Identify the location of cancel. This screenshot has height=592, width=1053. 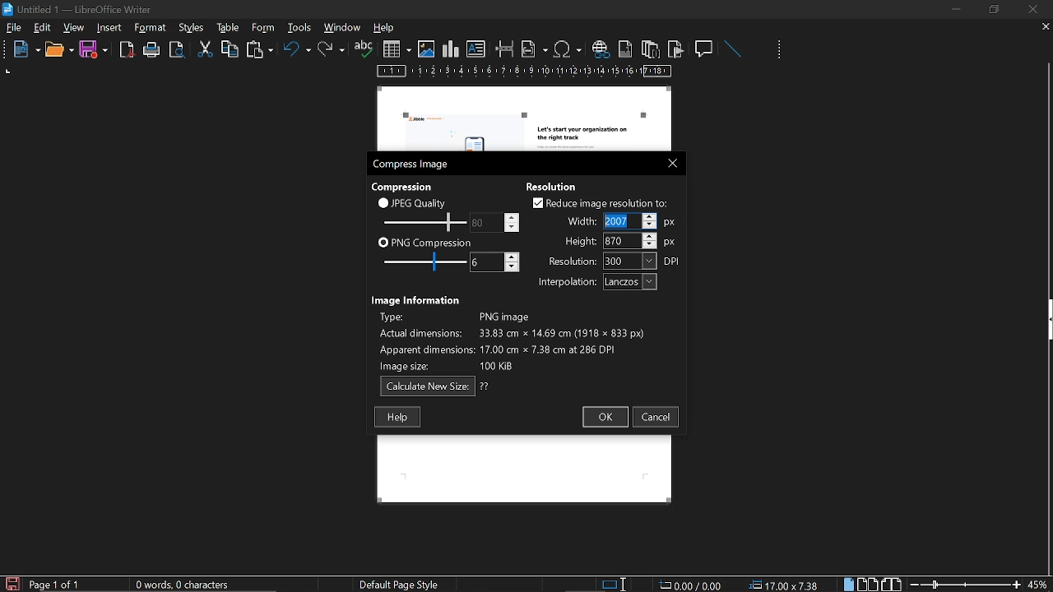
(656, 417).